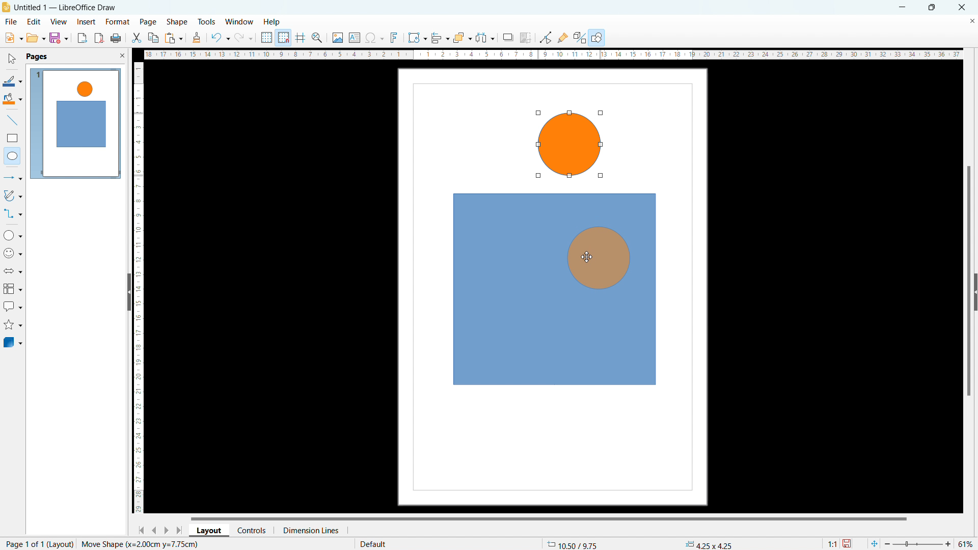 The width and height of the screenshot is (978, 550). Describe the element at coordinates (966, 544) in the screenshot. I see `current zoom level` at that location.